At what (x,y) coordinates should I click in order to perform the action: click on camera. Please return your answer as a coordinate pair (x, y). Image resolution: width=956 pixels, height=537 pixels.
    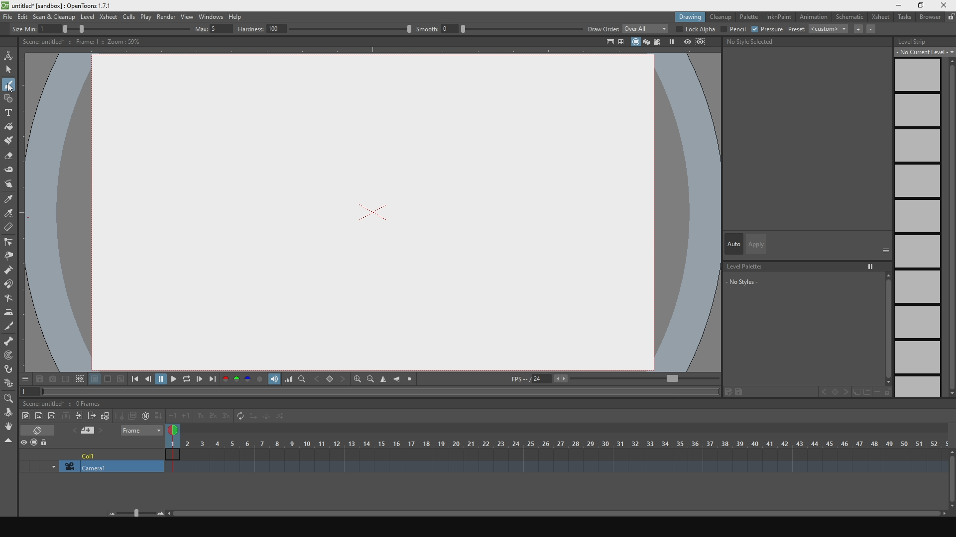
    Looking at the image, I should click on (658, 42).